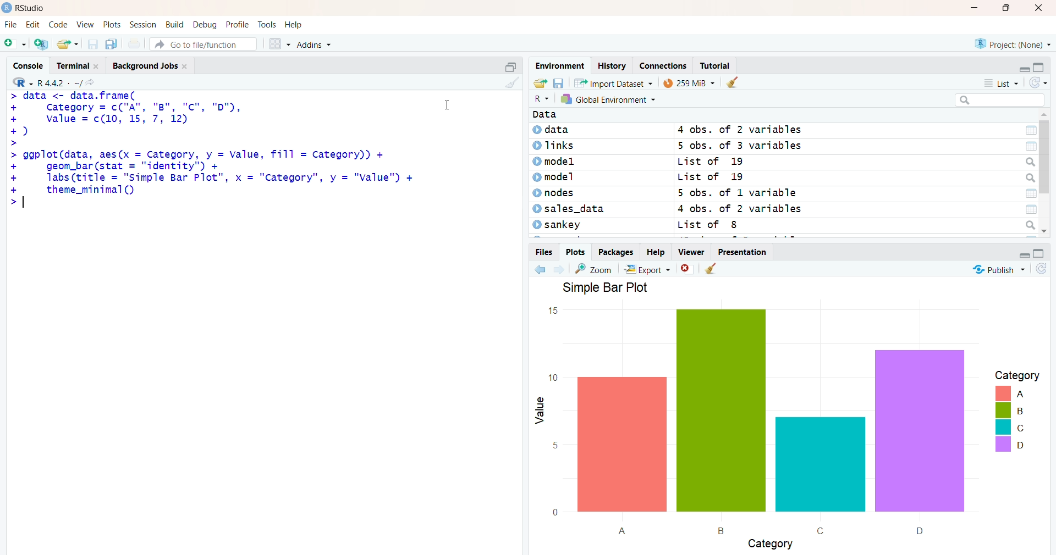 The image size is (1056, 555). I want to click on selected project - none, so click(1014, 43).